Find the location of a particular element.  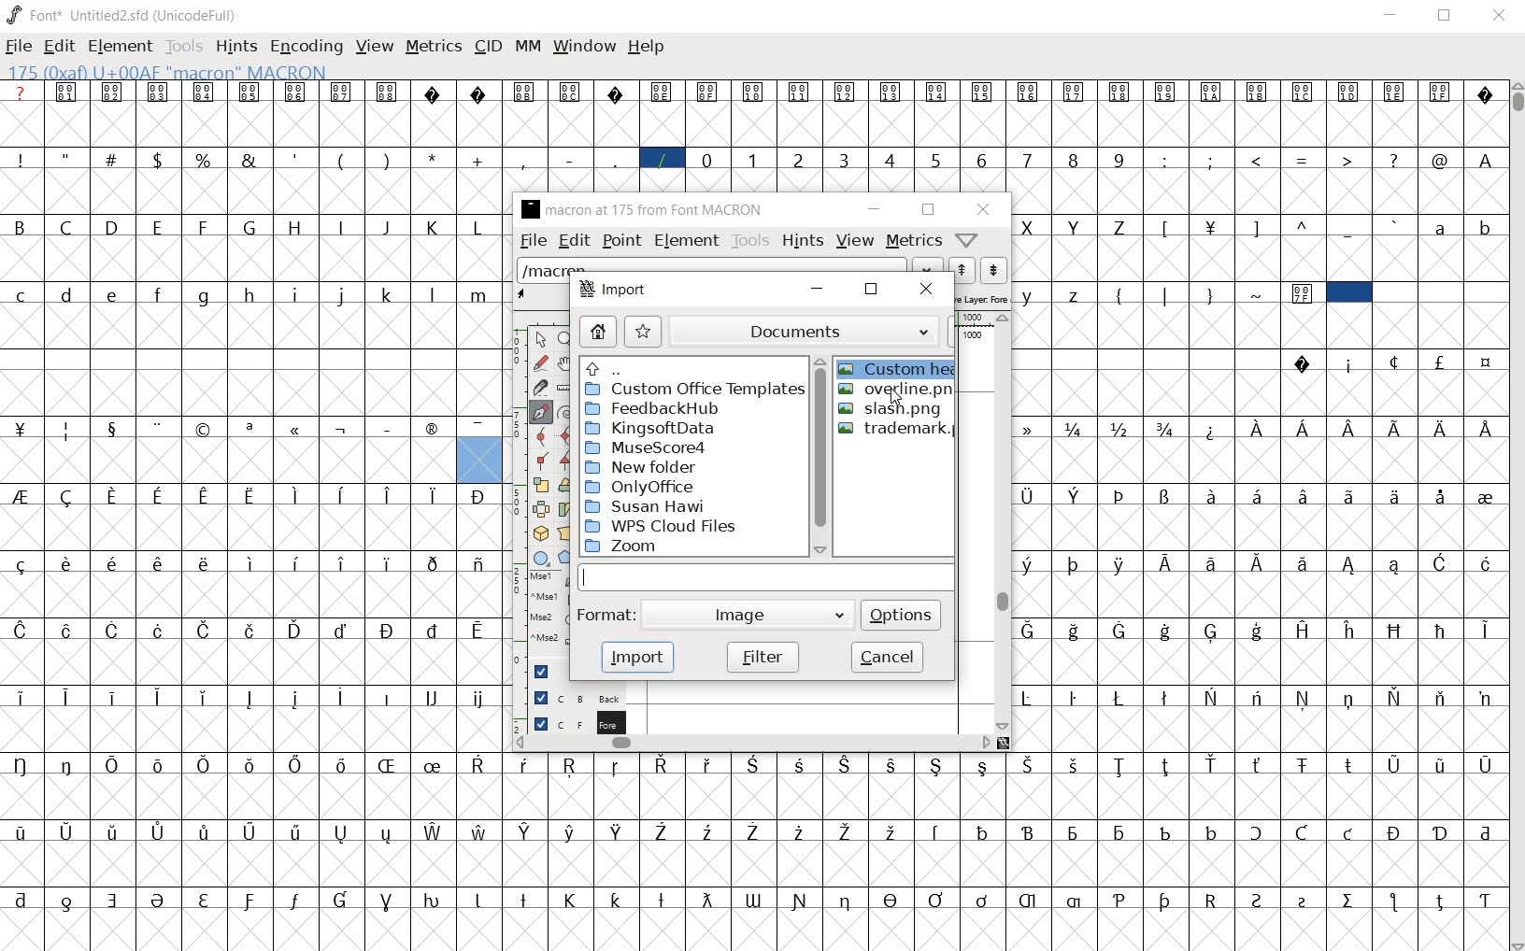

Symbol is located at coordinates (481, 830).